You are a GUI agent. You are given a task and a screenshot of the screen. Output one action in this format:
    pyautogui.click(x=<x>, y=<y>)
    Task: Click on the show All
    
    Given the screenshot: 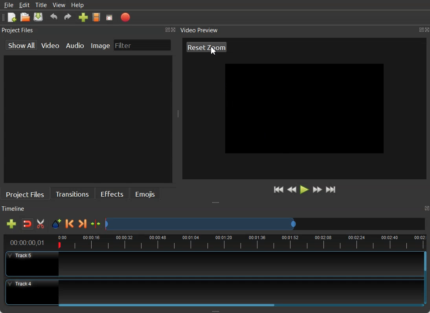 What is the action you would take?
    pyautogui.click(x=22, y=45)
    